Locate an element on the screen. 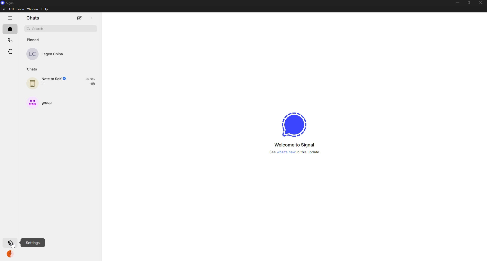 This screenshot has width=487, height=261. signal is located at coordinates (292, 124).